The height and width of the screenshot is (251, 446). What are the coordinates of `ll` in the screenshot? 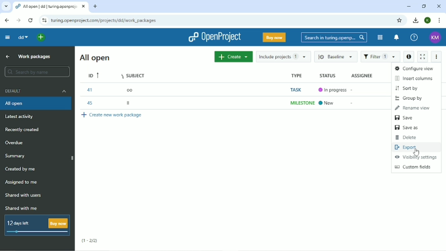 It's located at (129, 103).